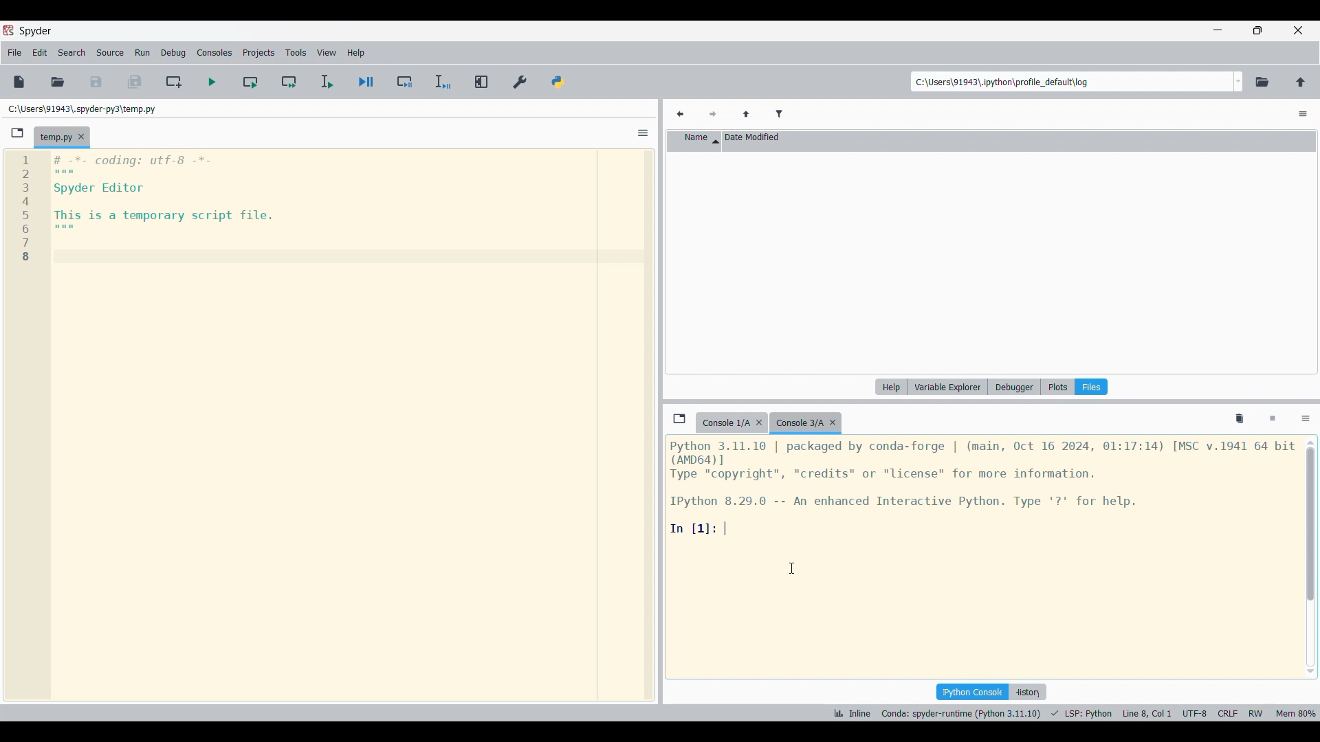 The height and width of the screenshot is (742, 1320). Describe the element at coordinates (40, 53) in the screenshot. I see `Edit menu` at that location.